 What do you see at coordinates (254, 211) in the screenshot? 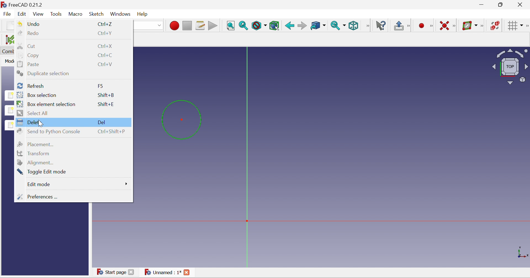
I see `Canvas element` at bounding box center [254, 211].